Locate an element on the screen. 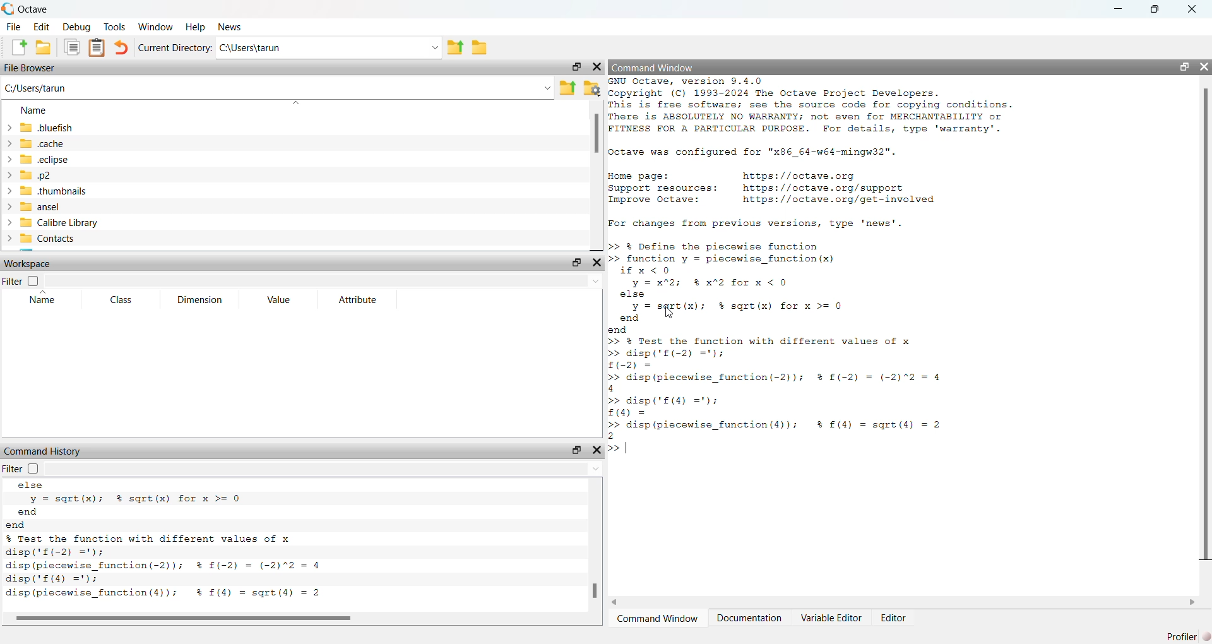  y = sqrt(x); % sqrt(x) for x >= 0

end
end
$ Test the function with different values of x
disp('£(-2) =");
disp (piecewise_function(-2)); $ £(-2) = (-2)"2 = 4
disp('£(4) =");
disp (piecewise_function(4)); % £(4) = sgrt(4) = 2
# Octave 9.4.0, Wed Feb 26 00:25:44 2025 GMT <unknown@Richie_rich> is located at coordinates (218, 542).